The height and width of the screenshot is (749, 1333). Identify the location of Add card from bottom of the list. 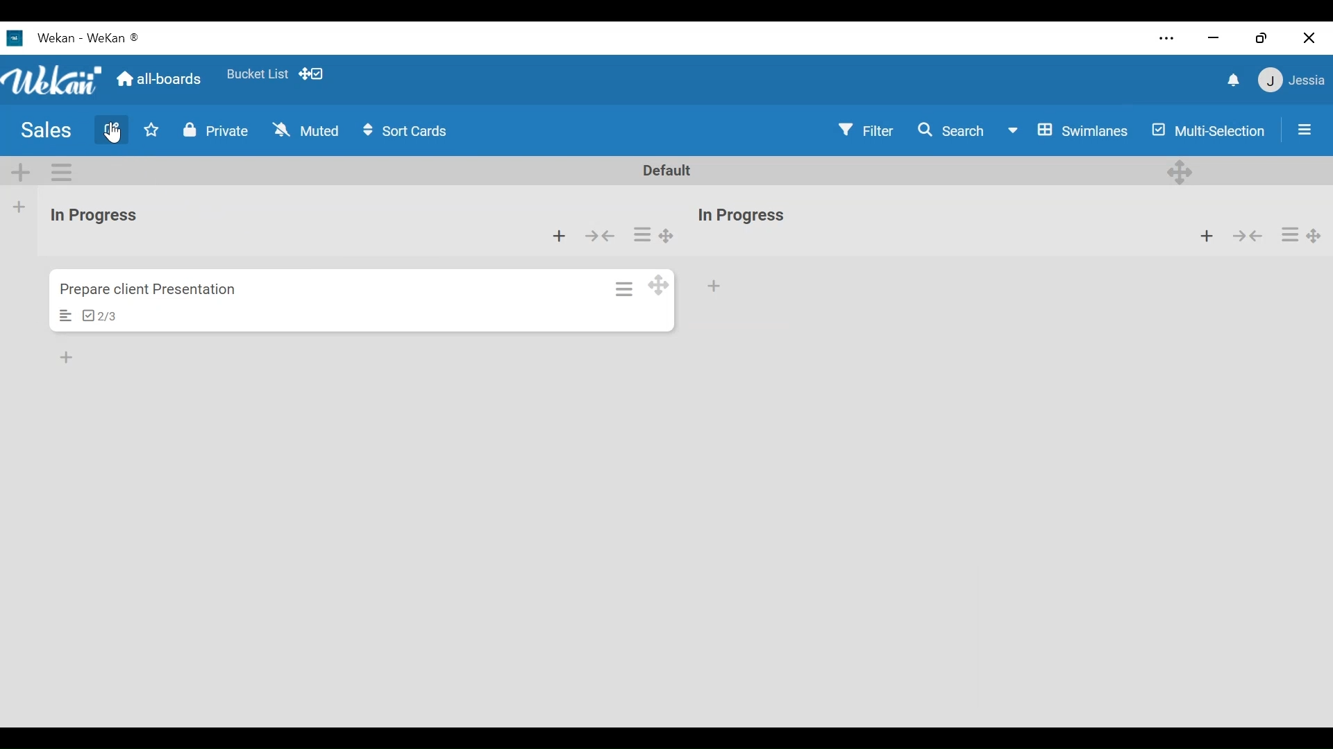
(559, 236).